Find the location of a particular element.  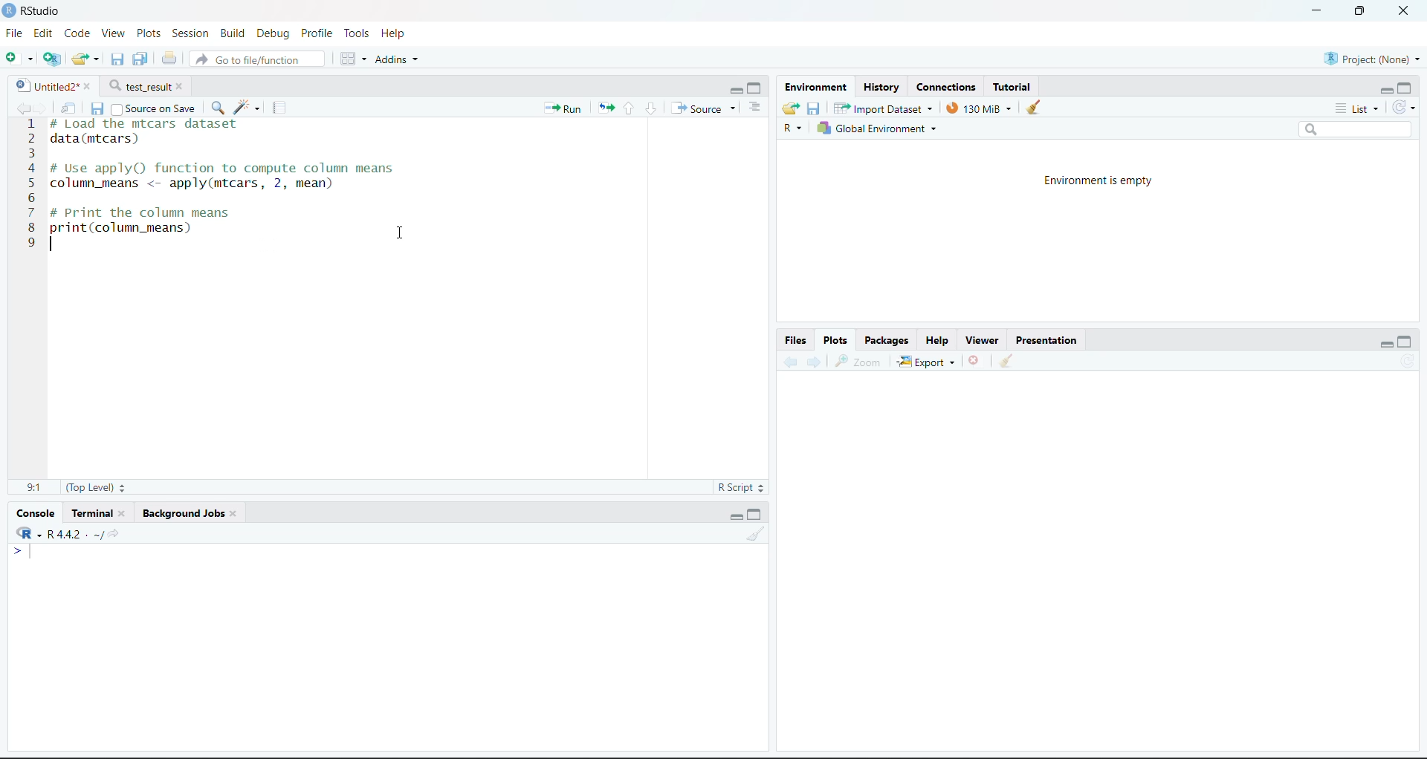

Viewer is located at coordinates (980, 336).